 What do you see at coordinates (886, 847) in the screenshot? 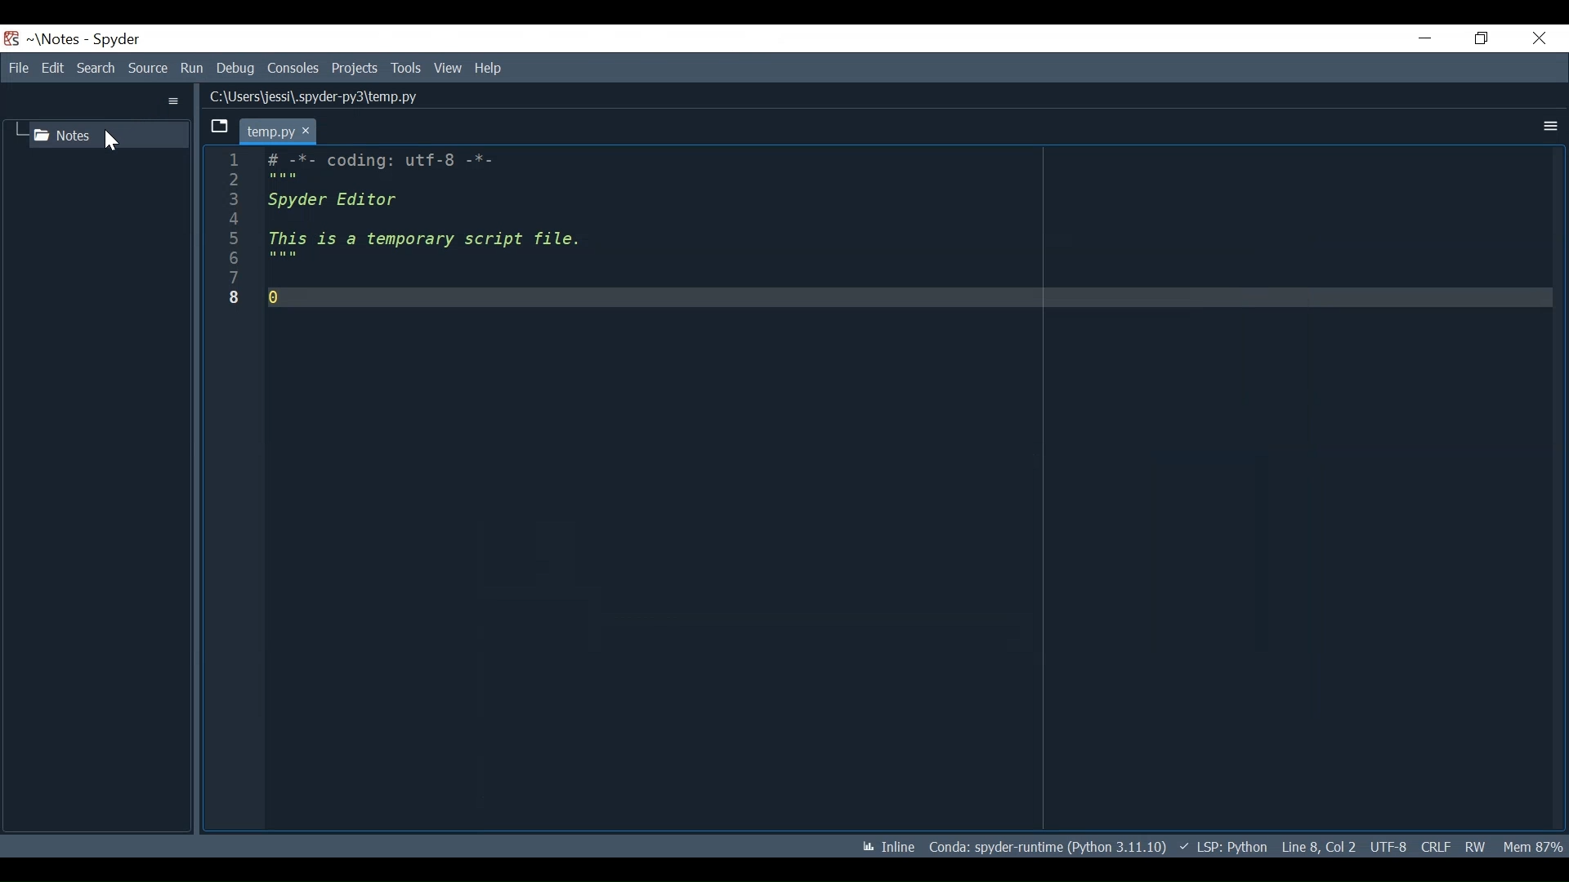
I see `Toggle between inline and interactive Matplotlib plotting` at bounding box center [886, 847].